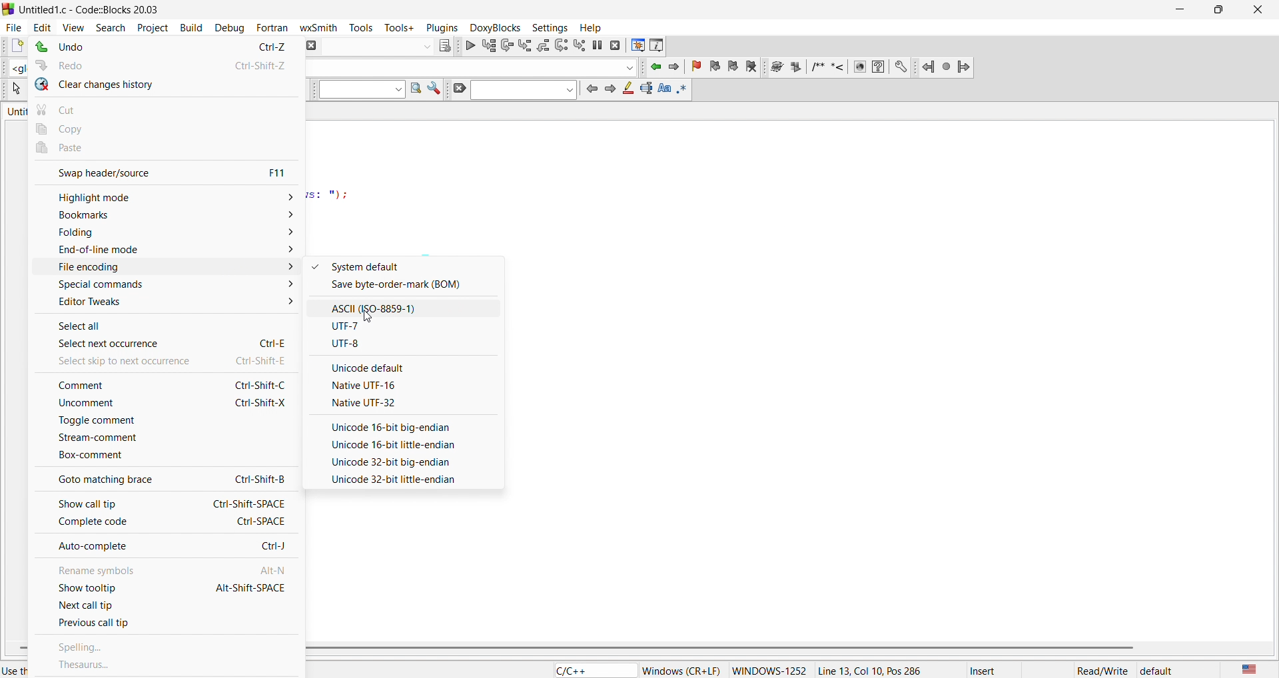 This screenshot has height=678, width=1279. Describe the element at coordinates (404, 266) in the screenshot. I see `system default` at that location.